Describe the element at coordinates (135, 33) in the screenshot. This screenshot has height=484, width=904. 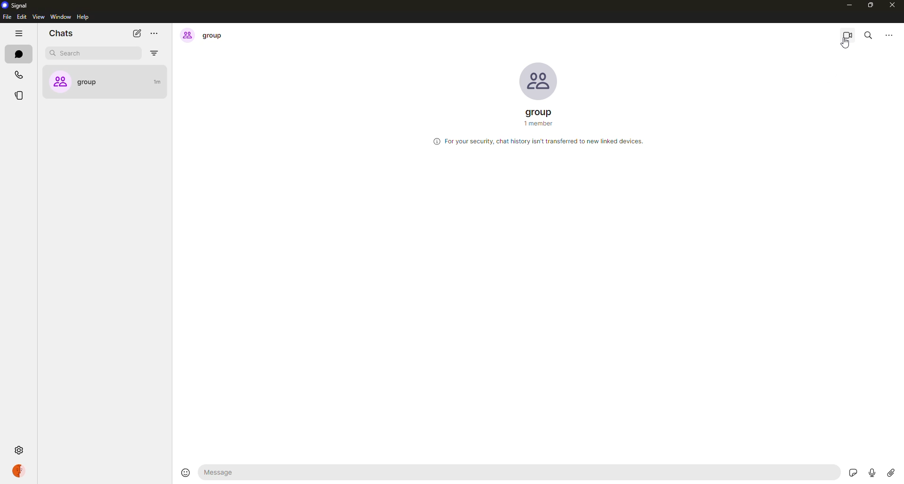
I see `new chat` at that location.